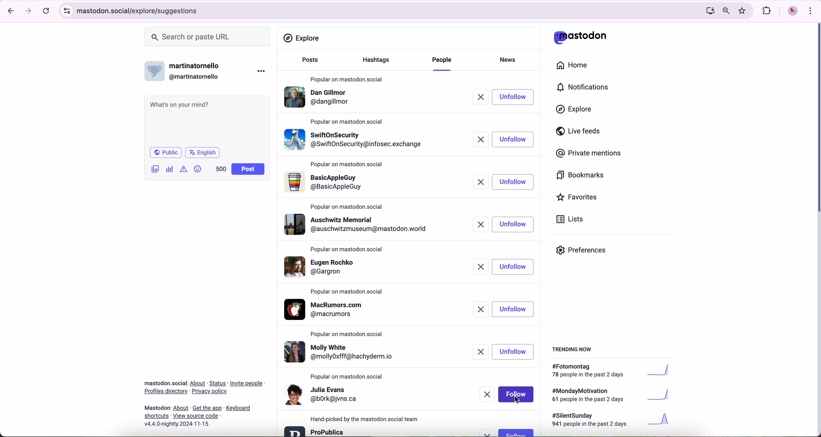  I want to click on computer, so click(708, 11).